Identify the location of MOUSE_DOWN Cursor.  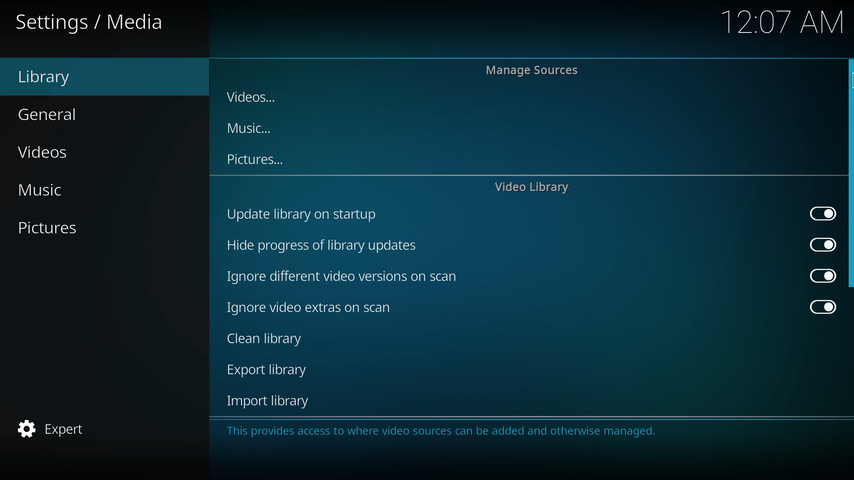
(849, 76).